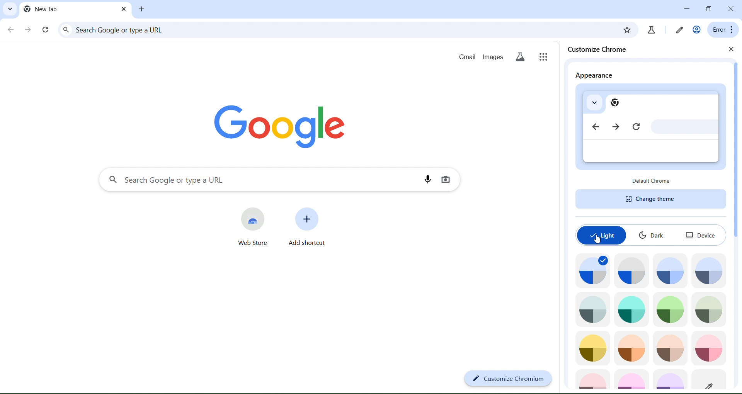 The height and width of the screenshot is (394, 742). I want to click on search labs, so click(678, 29).